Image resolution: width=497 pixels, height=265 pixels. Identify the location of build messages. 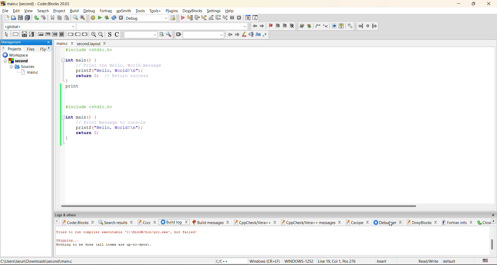
(211, 221).